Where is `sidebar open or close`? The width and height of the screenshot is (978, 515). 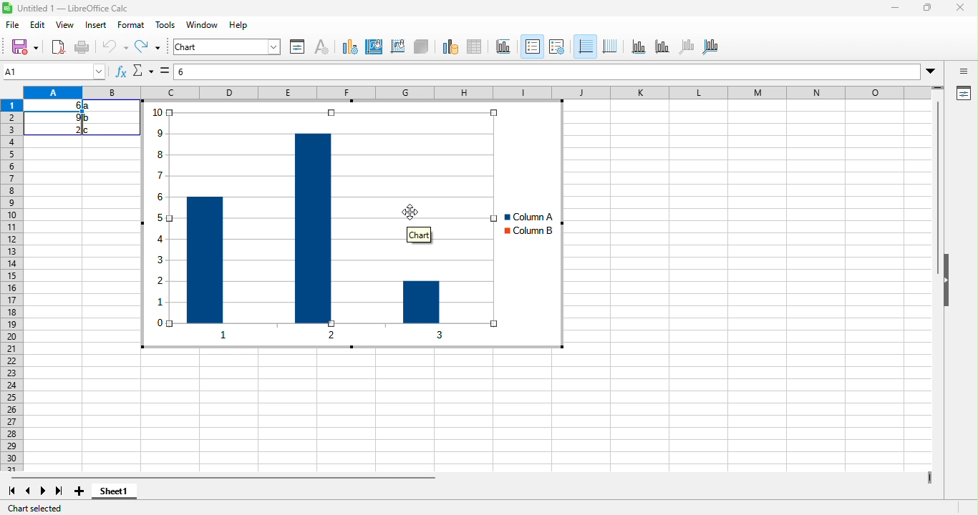 sidebar open or close is located at coordinates (964, 72).